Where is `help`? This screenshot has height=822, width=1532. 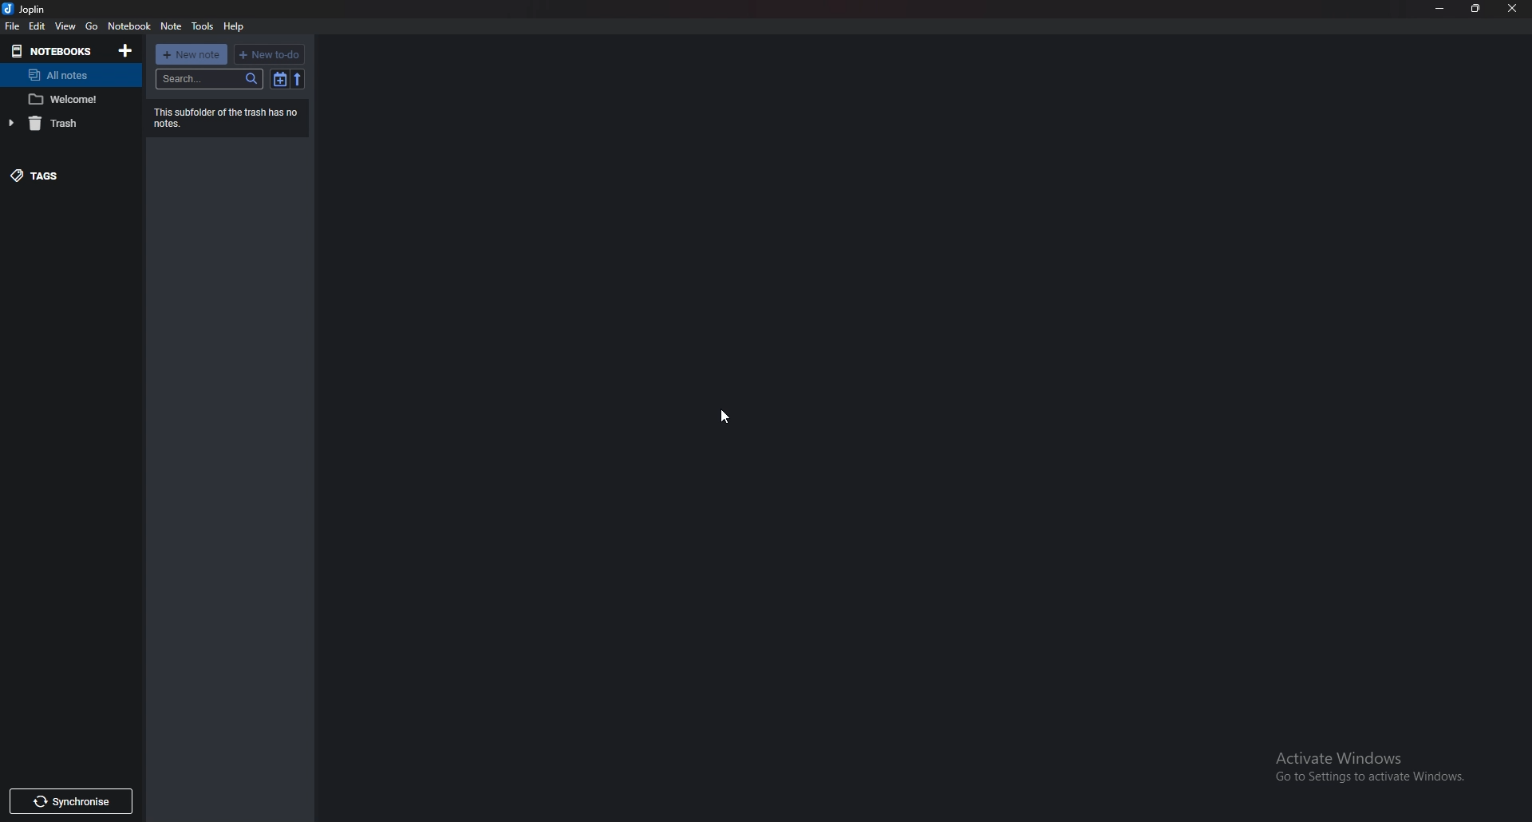
help is located at coordinates (235, 27).